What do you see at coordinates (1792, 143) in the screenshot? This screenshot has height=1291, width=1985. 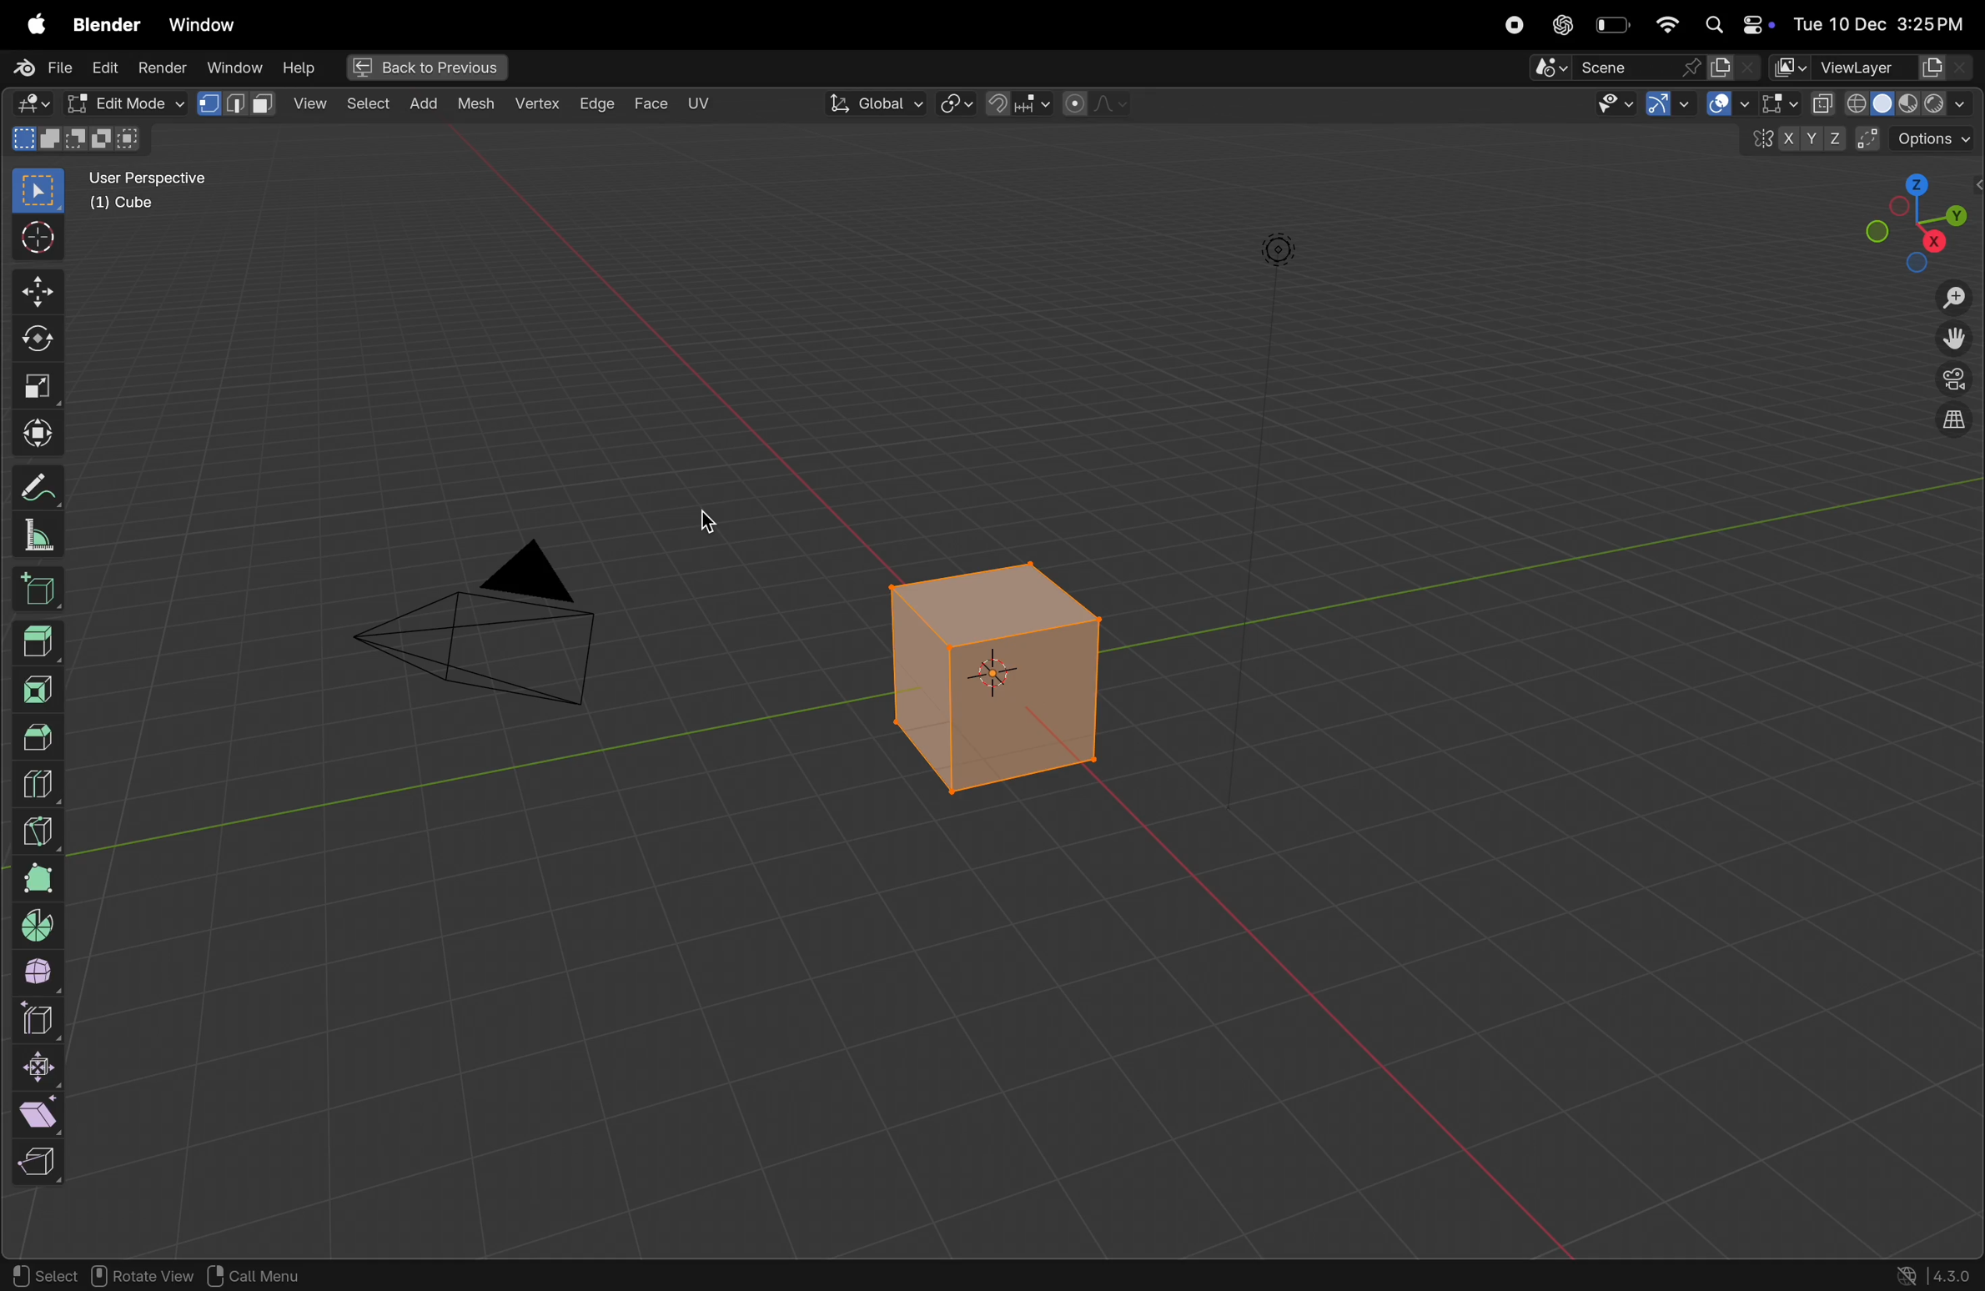 I see `x y z` at bounding box center [1792, 143].